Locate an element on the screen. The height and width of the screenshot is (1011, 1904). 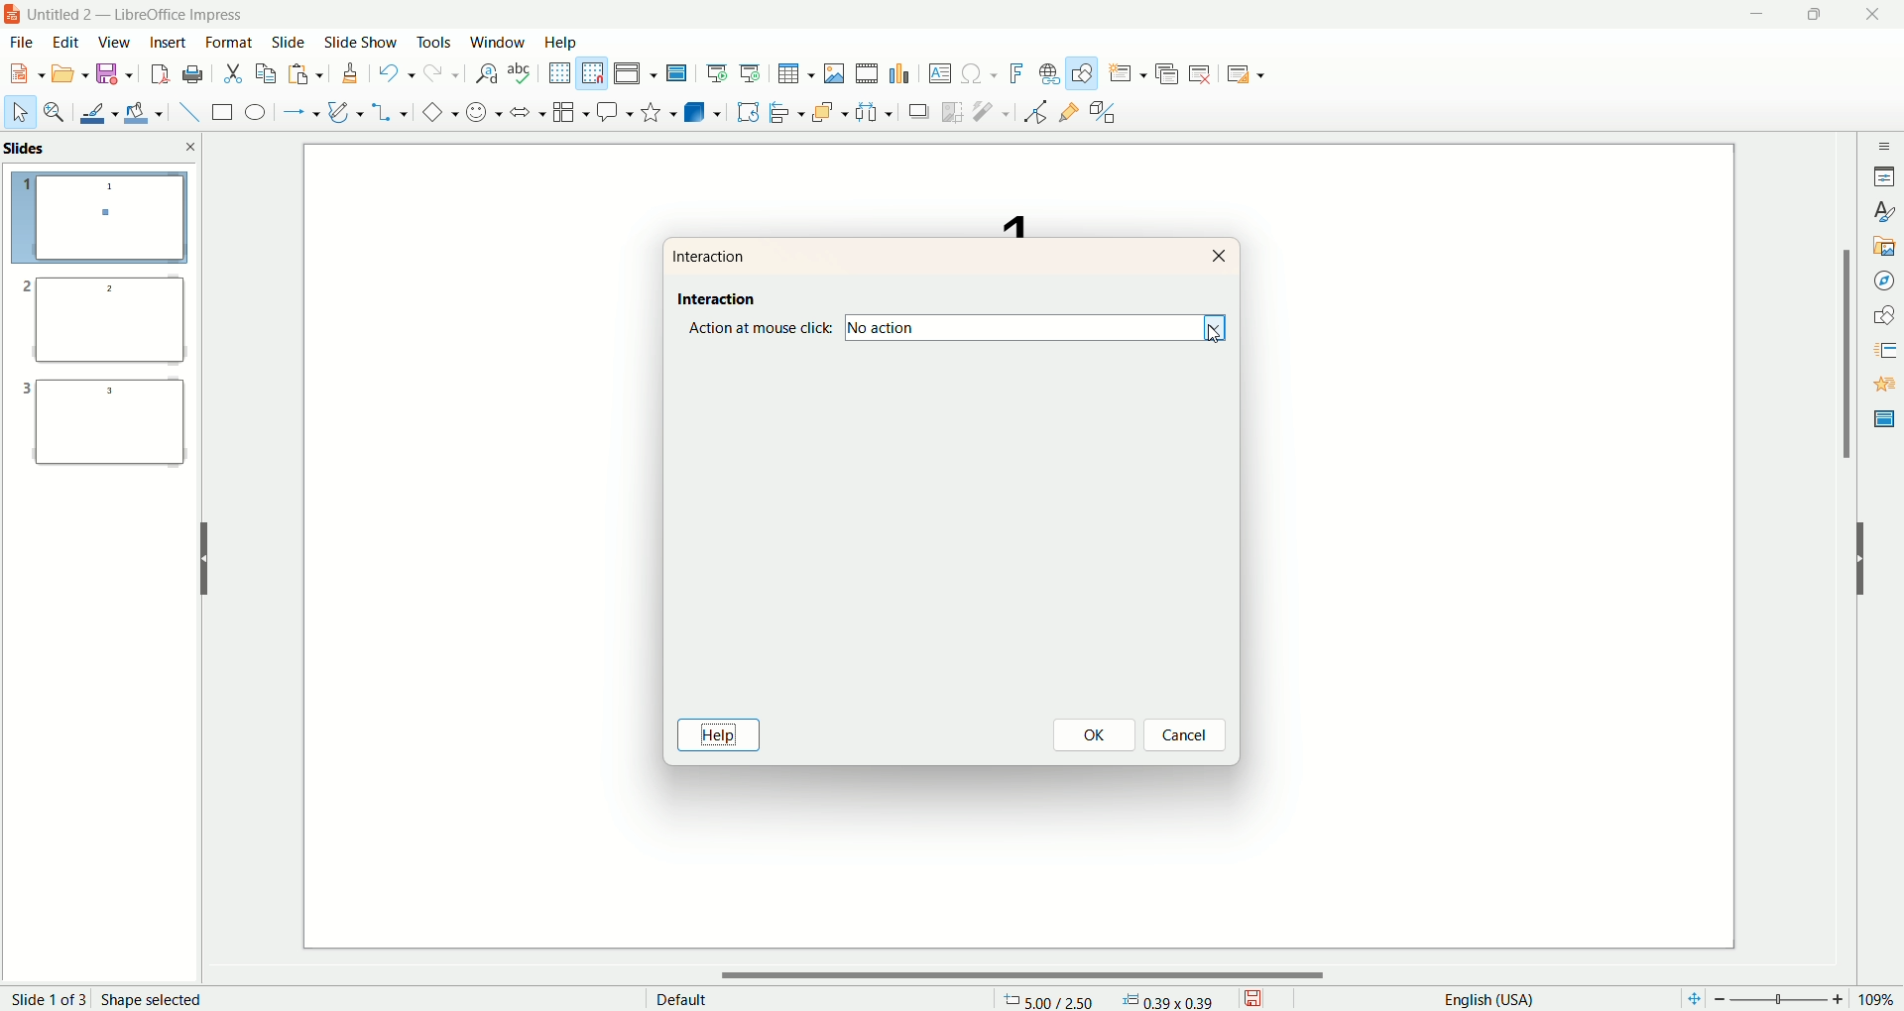
export directly as PDF is located at coordinates (158, 74).